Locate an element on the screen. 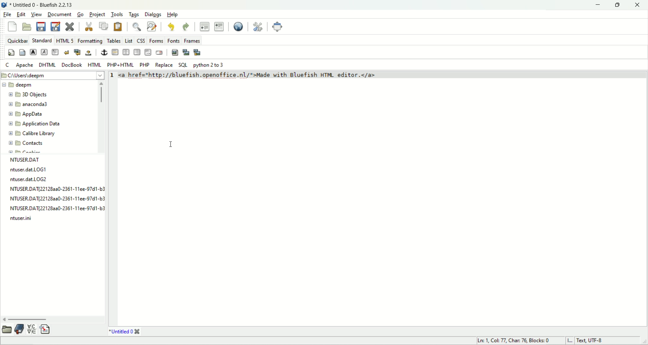  standard is located at coordinates (42, 40).